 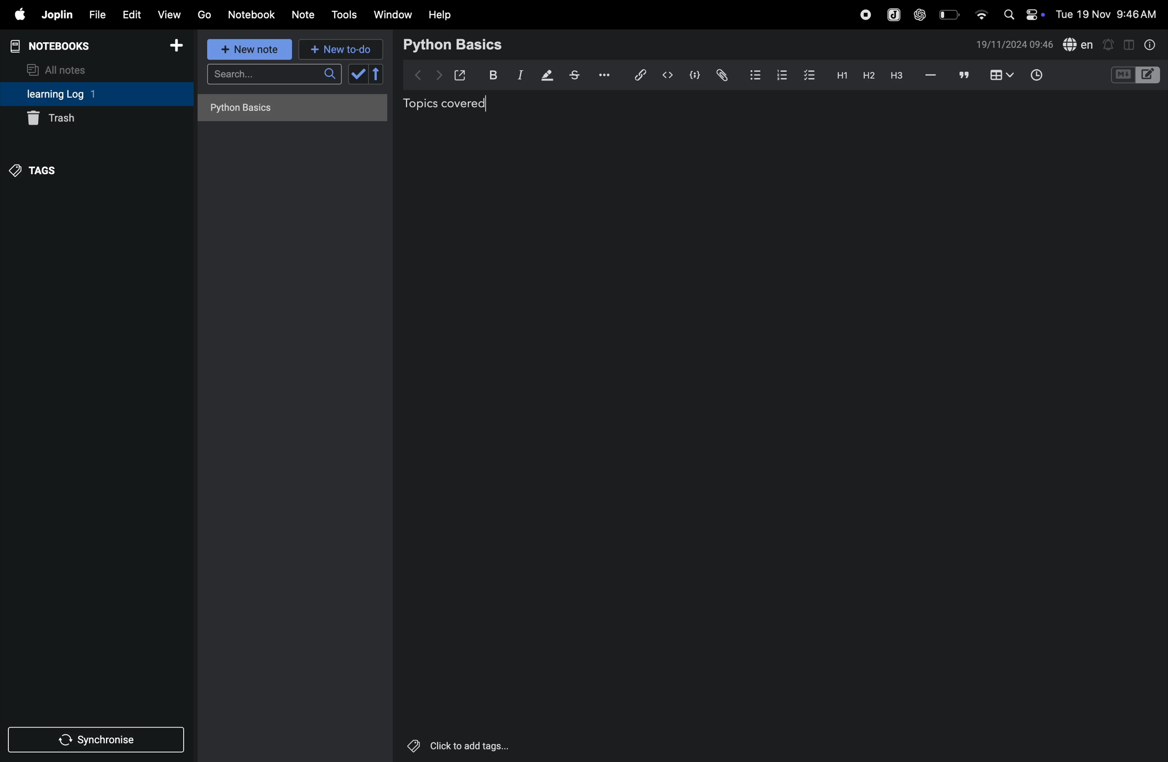 I want to click on view, so click(x=170, y=14).